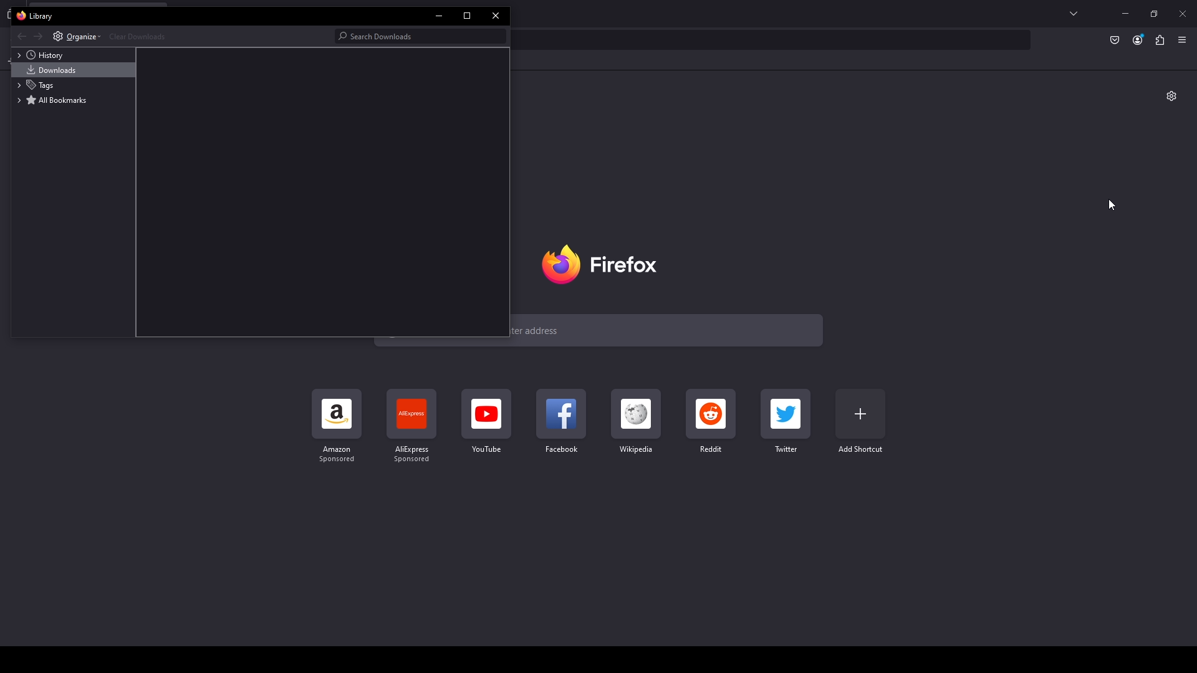 The height and width of the screenshot is (673, 1197). I want to click on Tags, so click(73, 85).